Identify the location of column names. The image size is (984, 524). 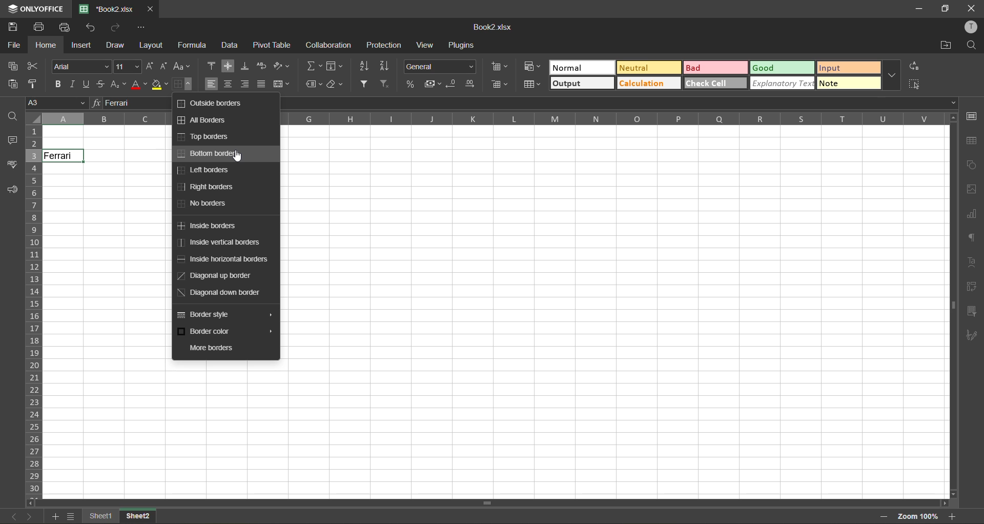
(612, 119).